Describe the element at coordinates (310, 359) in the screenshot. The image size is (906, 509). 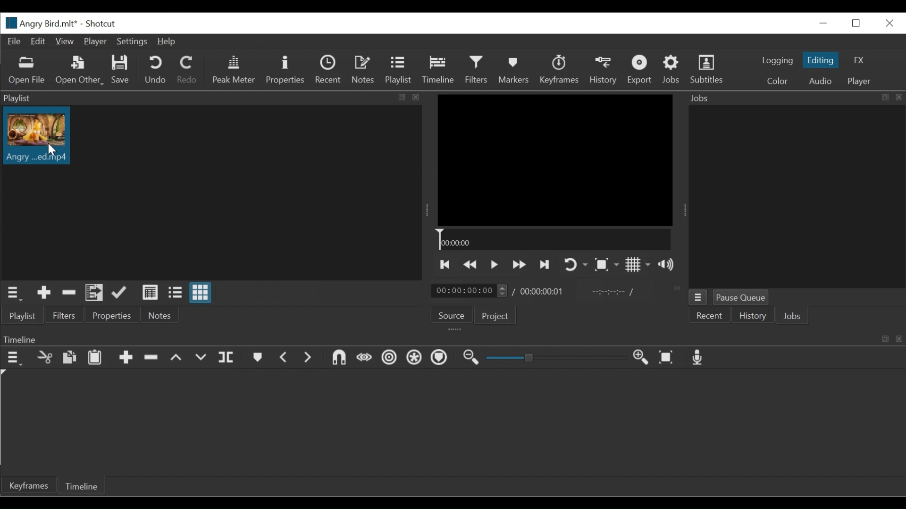
I see `next` at that location.